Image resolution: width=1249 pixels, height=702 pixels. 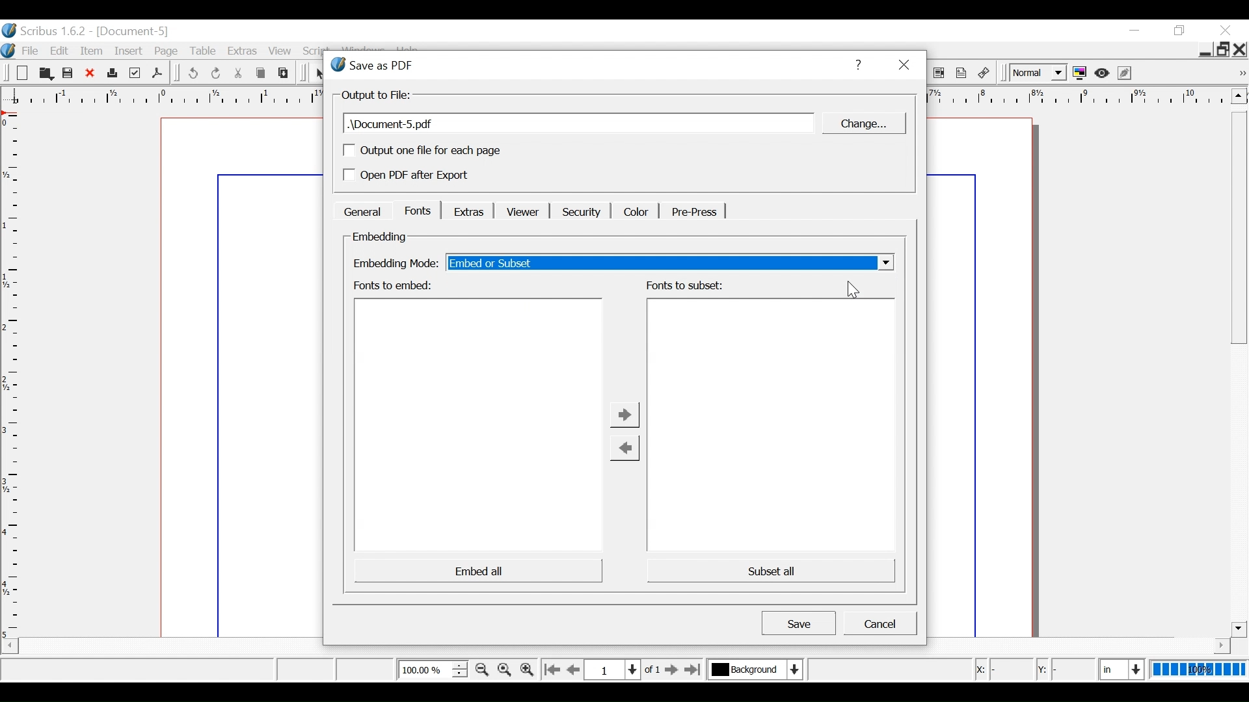 I want to click on Y Coordintae, so click(x=1064, y=670).